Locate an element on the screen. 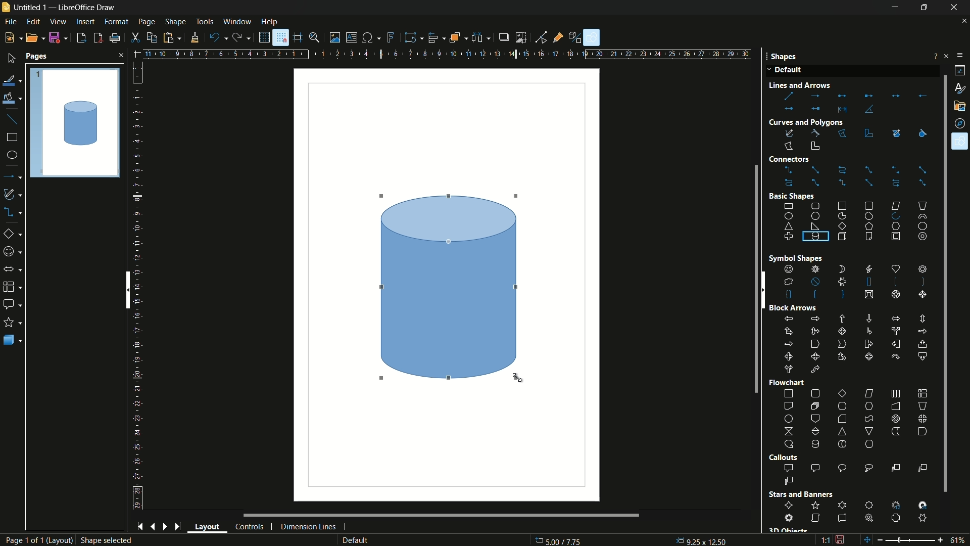 This screenshot has width=970, height=546. print is located at coordinates (114, 38).